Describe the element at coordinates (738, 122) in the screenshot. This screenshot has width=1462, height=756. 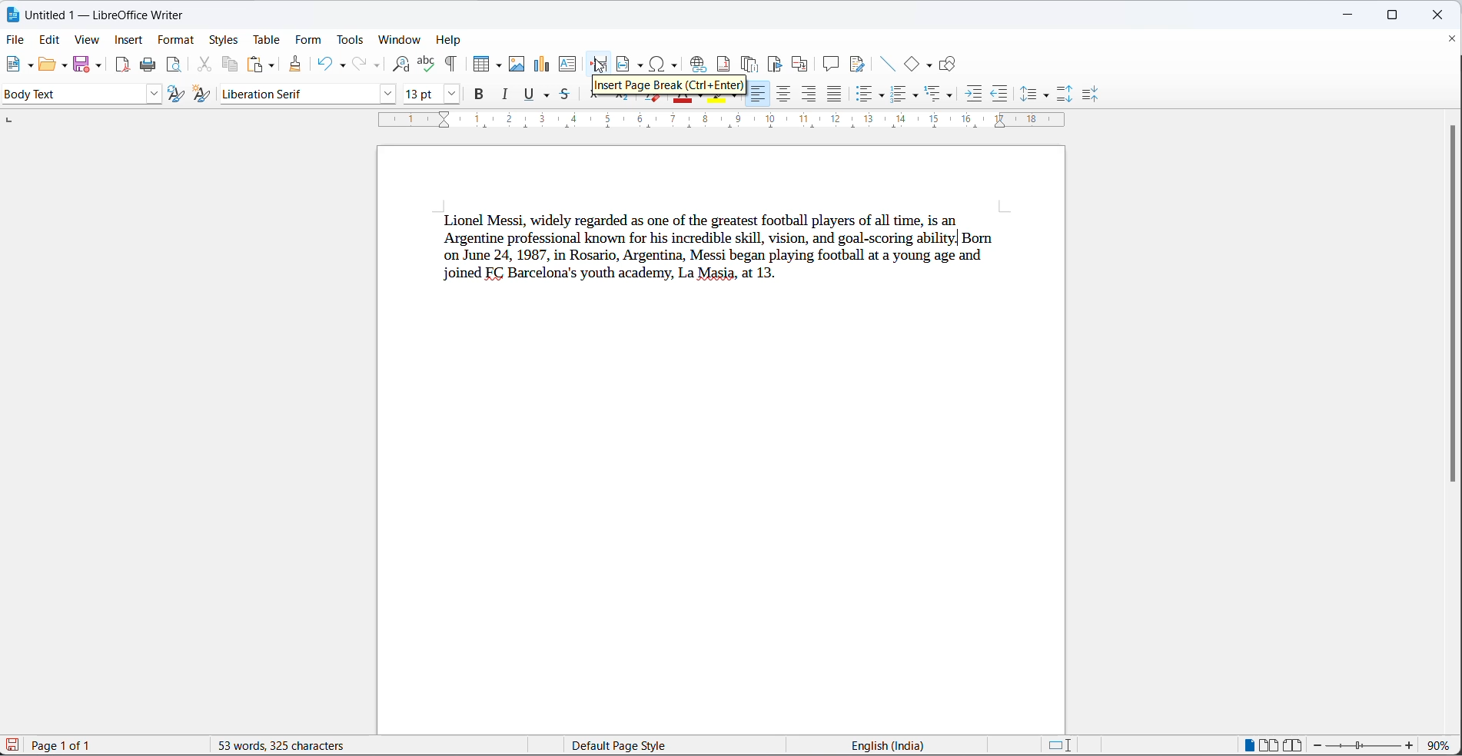
I see `scaling` at that location.